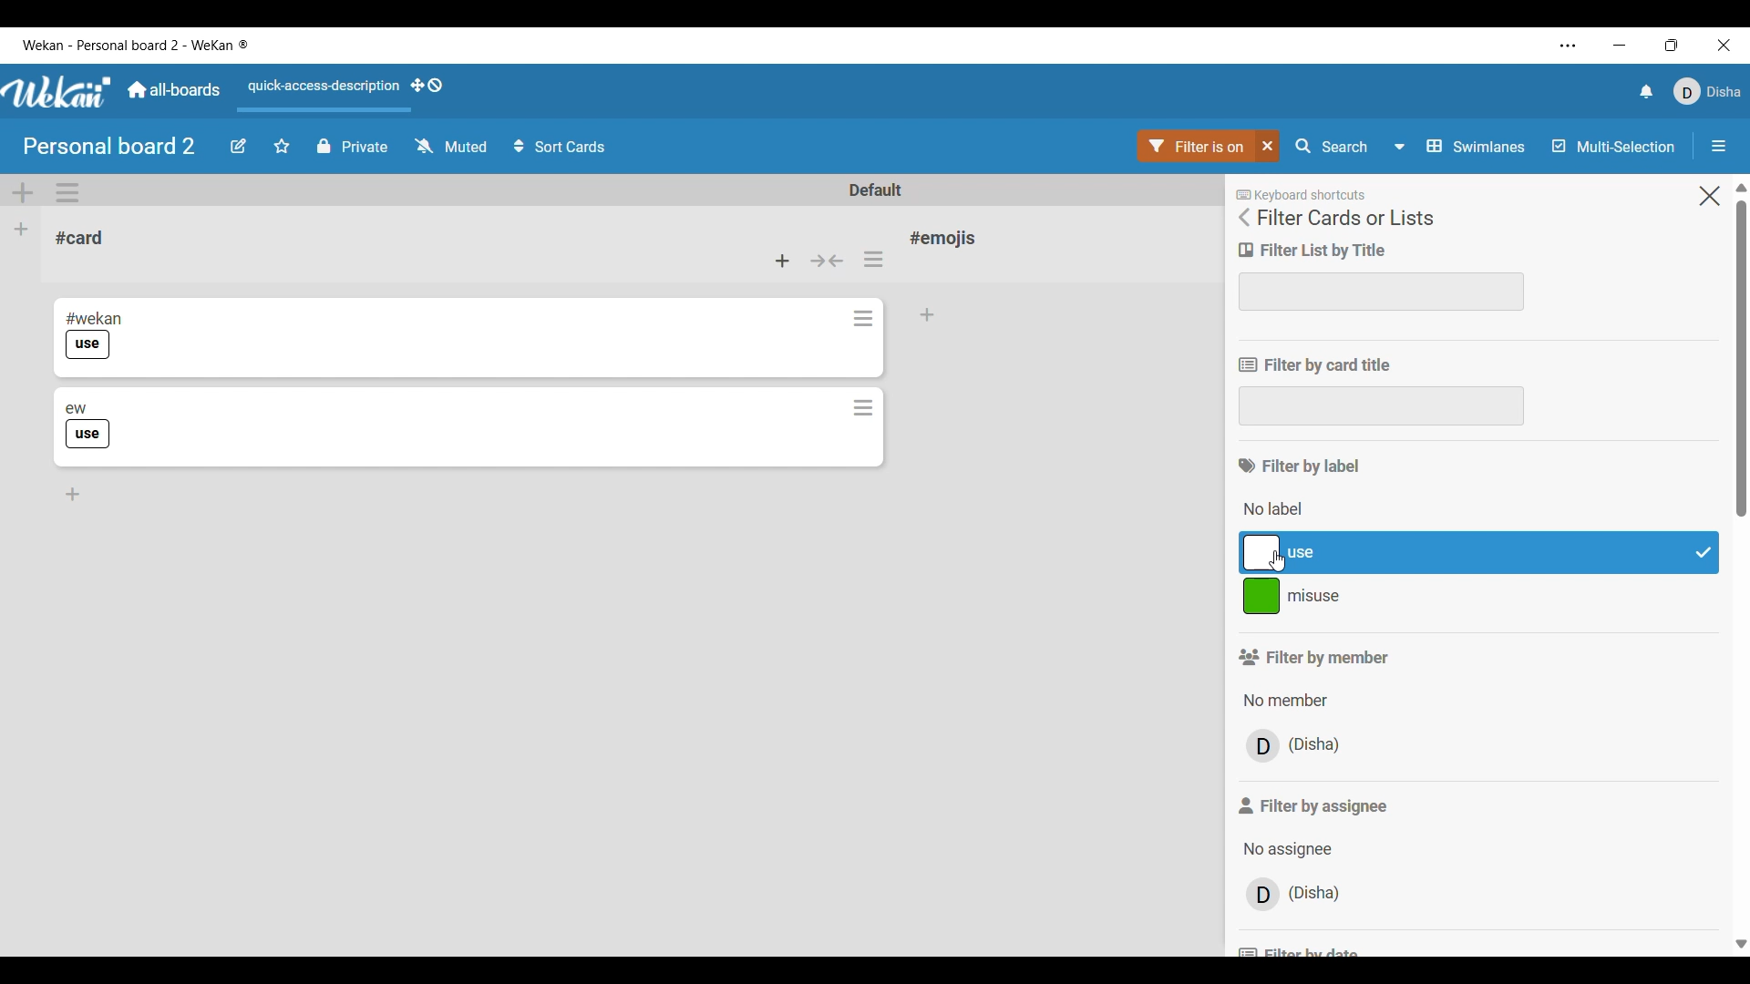 The width and height of the screenshot is (1750, 984). Describe the element at coordinates (1710, 196) in the screenshot. I see `Close setting` at that location.